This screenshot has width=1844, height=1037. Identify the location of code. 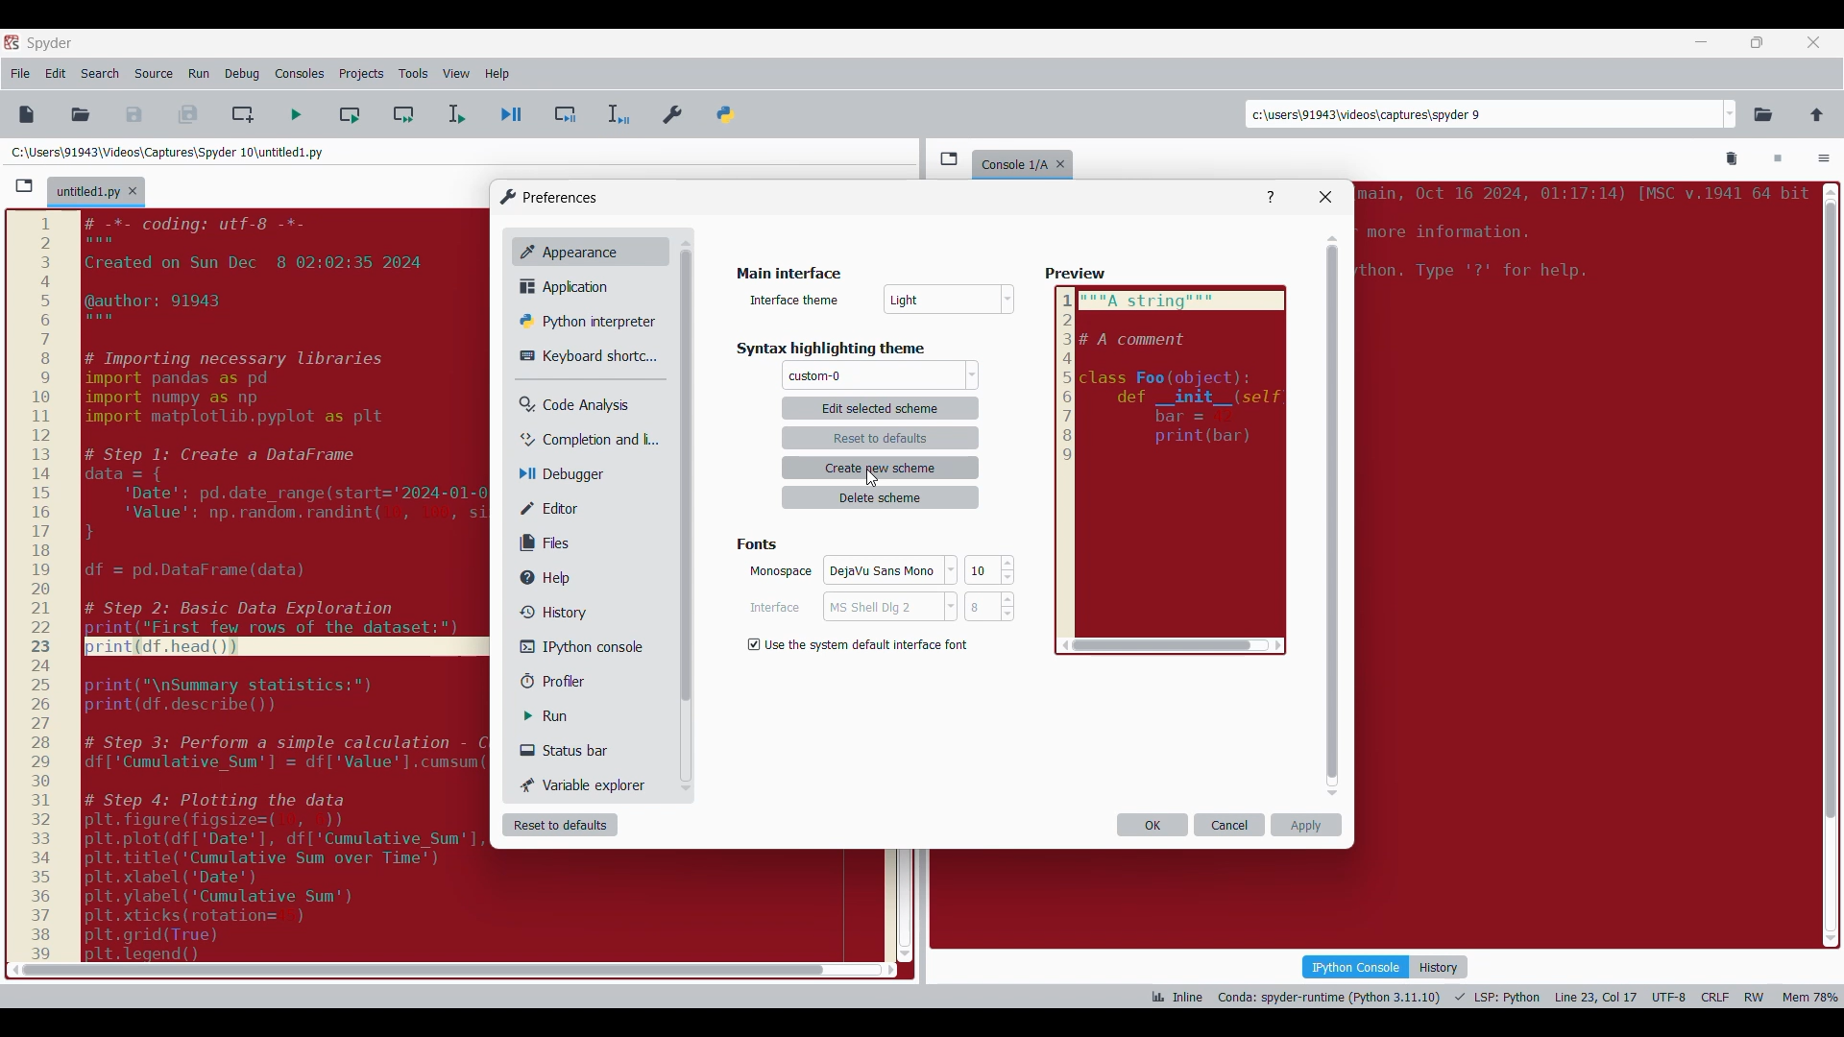
(288, 584).